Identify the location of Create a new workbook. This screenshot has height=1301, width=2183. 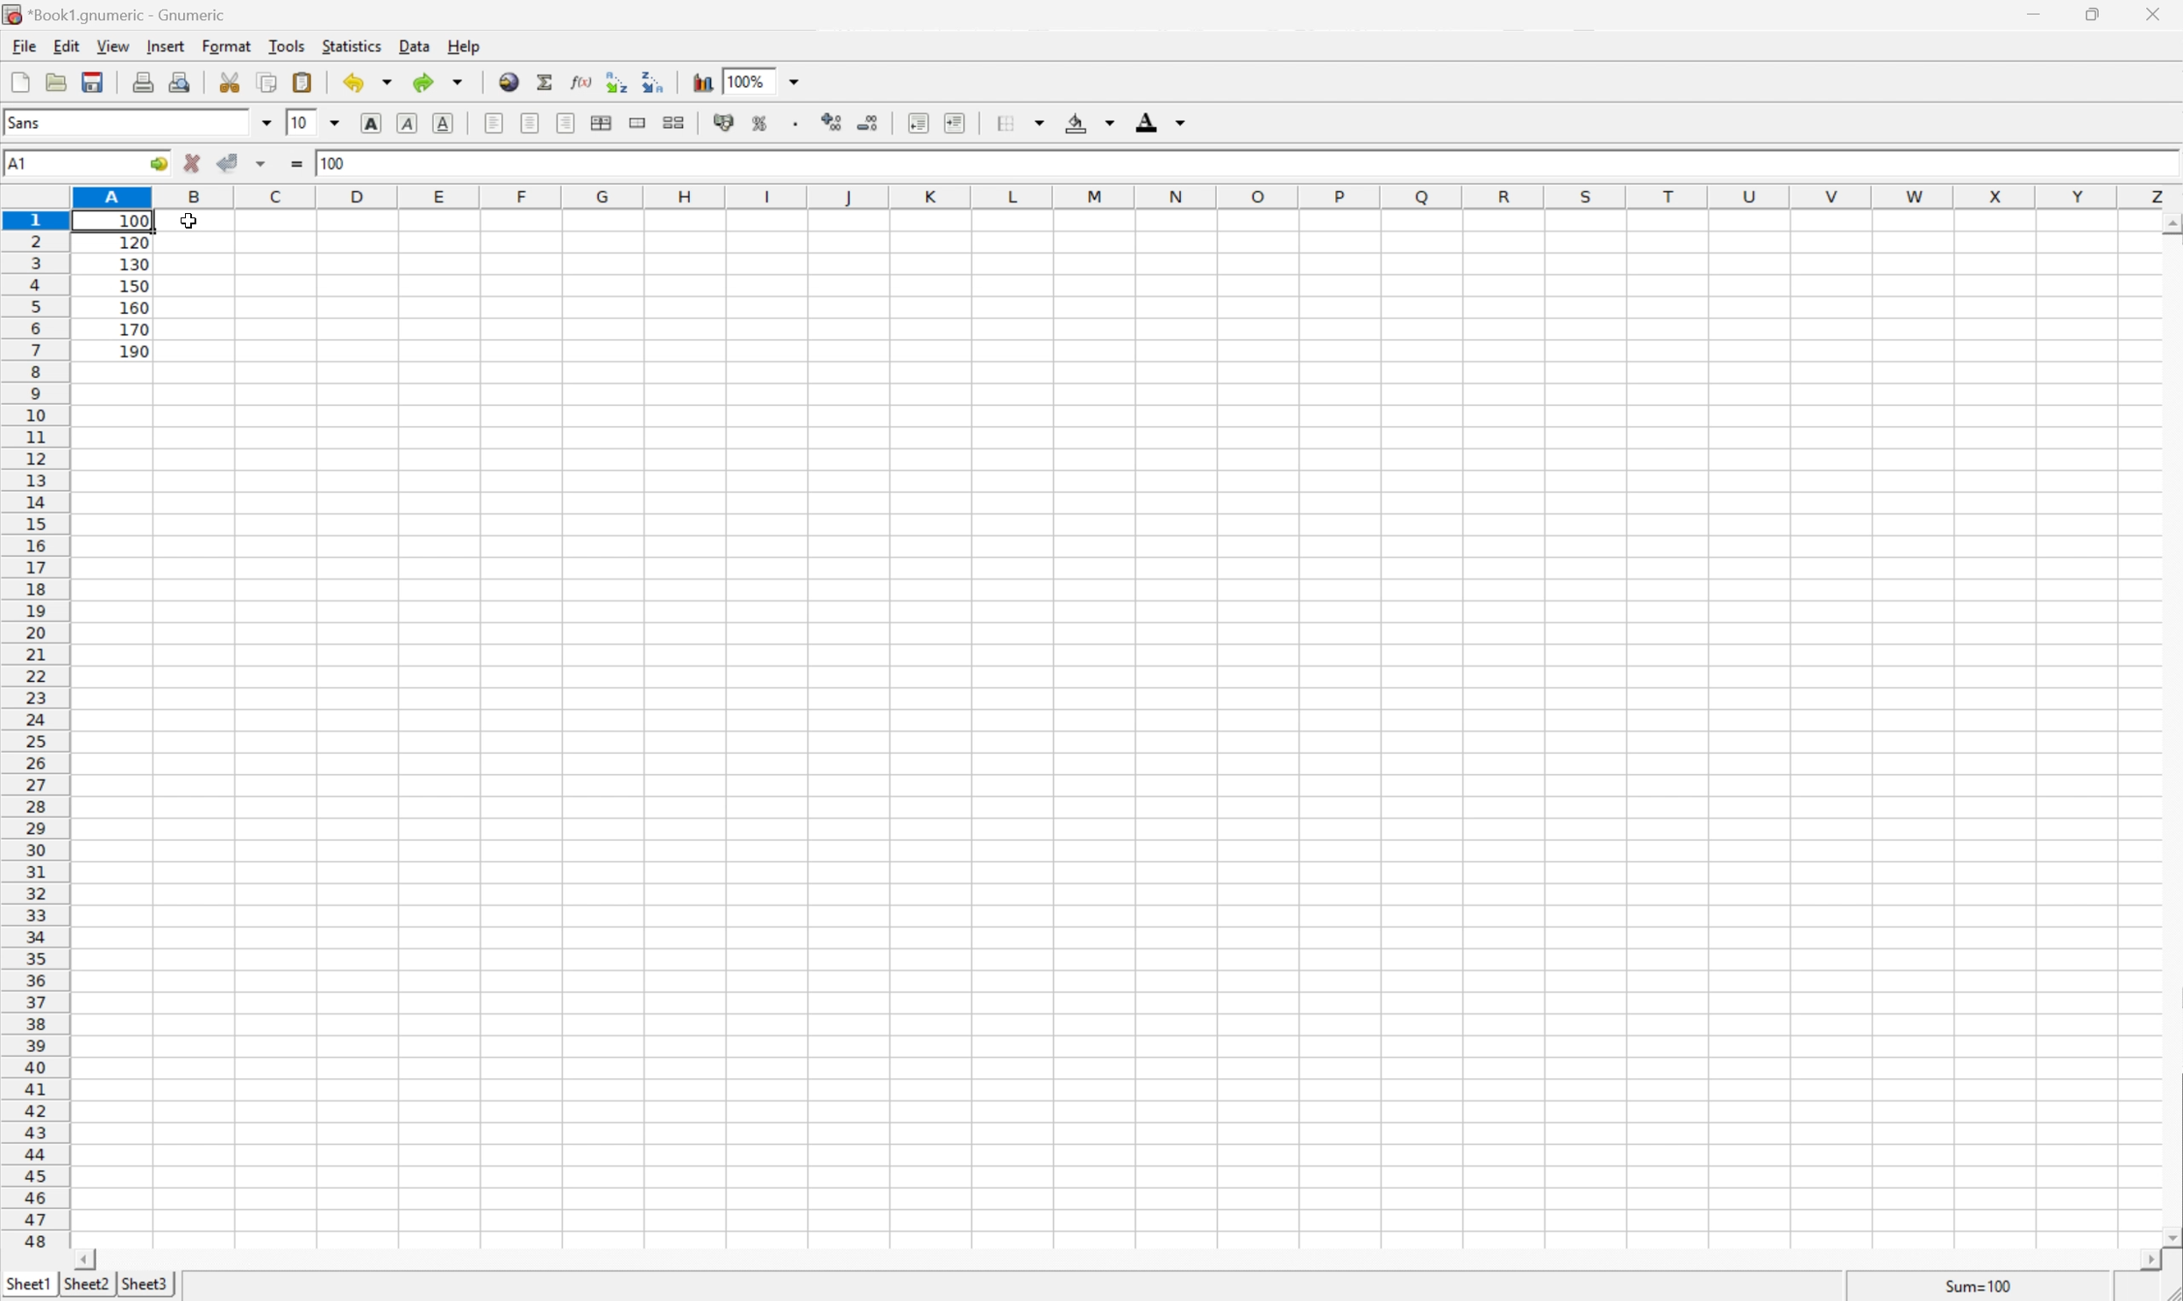
(18, 82).